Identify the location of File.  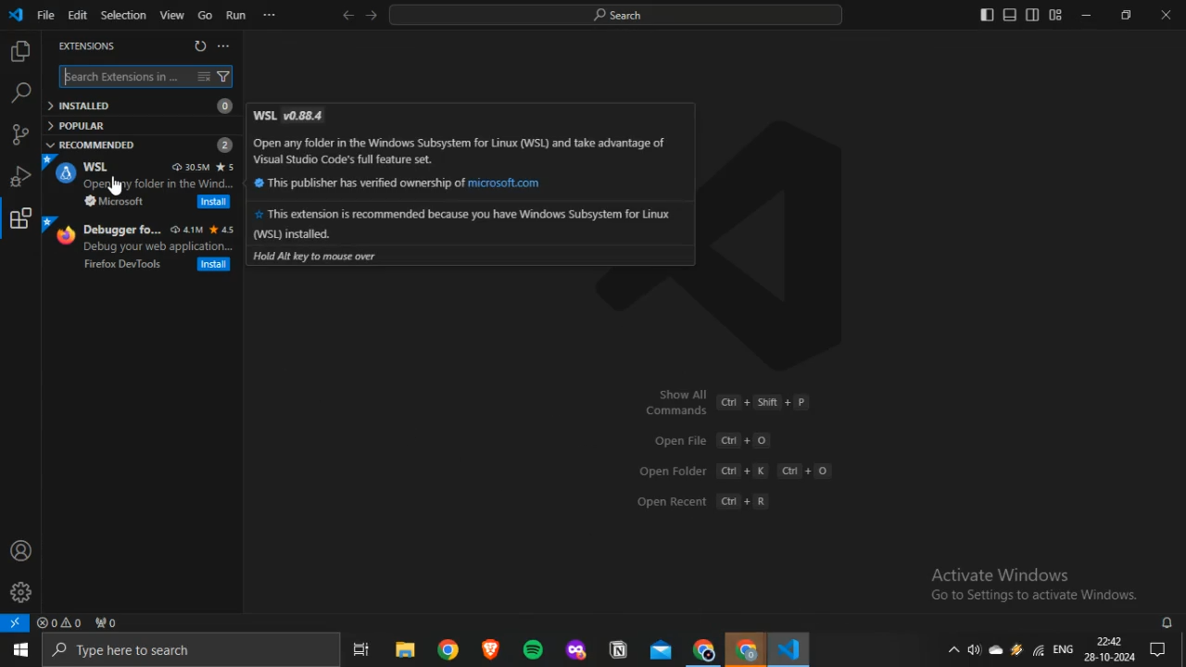
(45, 15).